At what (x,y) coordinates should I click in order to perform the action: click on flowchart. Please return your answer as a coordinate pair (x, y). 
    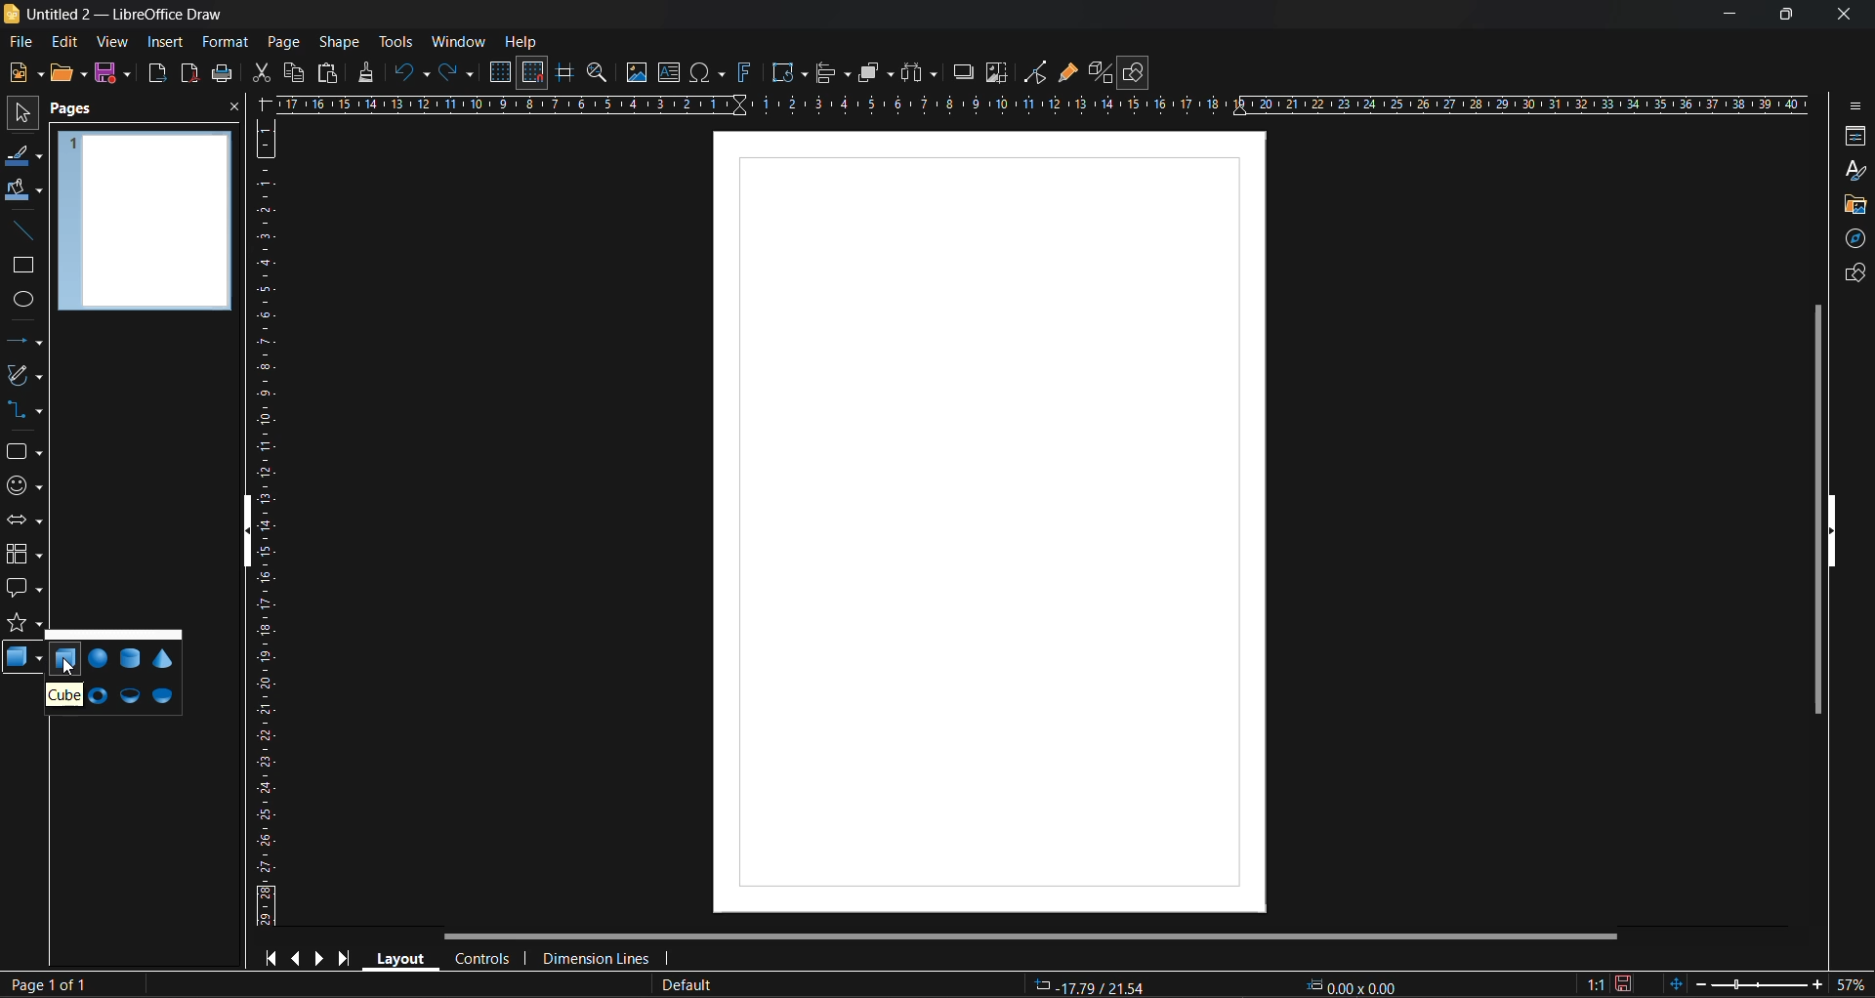
    Looking at the image, I should click on (24, 555).